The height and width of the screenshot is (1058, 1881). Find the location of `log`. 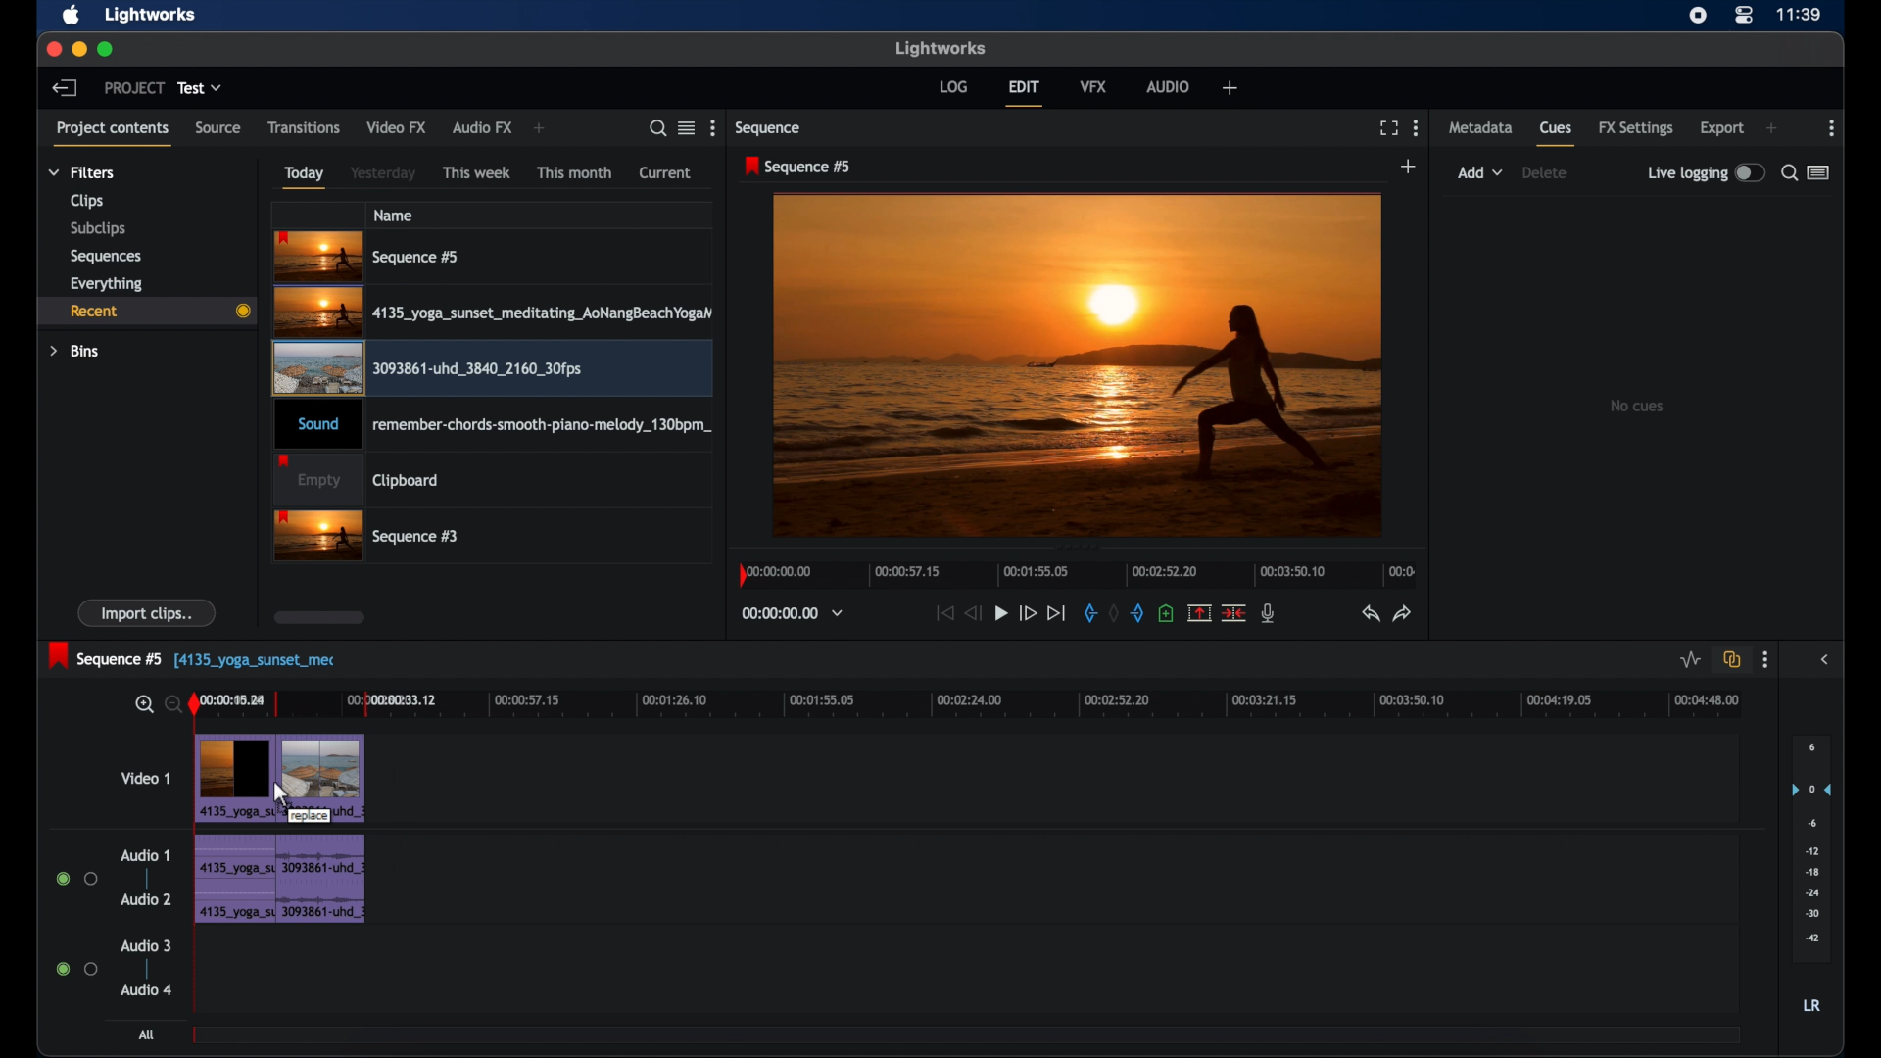

log is located at coordinates (954, 87).